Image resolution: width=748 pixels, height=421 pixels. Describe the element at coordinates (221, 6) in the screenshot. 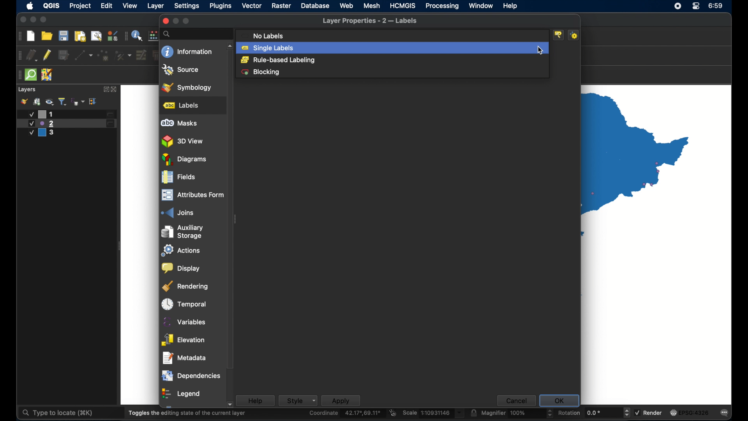

I see `plugins` at that location.